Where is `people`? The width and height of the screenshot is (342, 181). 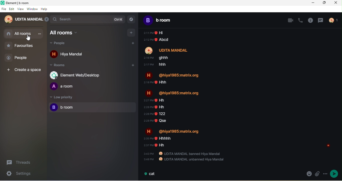
people is located at coordinates (20, 58).